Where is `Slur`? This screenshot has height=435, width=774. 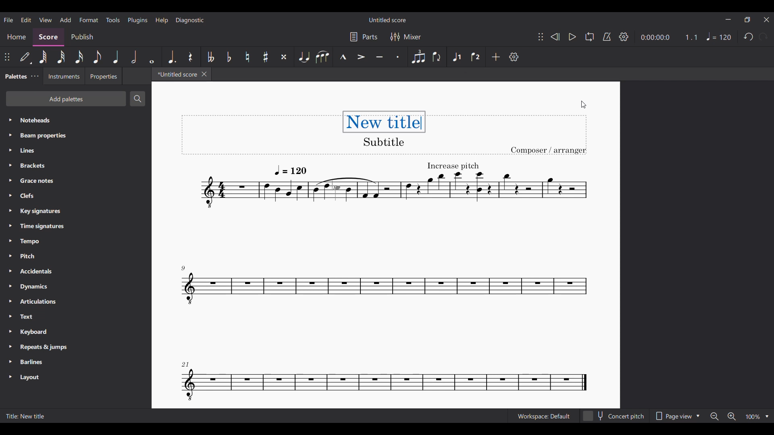 Slur is located at coordinates (322, 56).